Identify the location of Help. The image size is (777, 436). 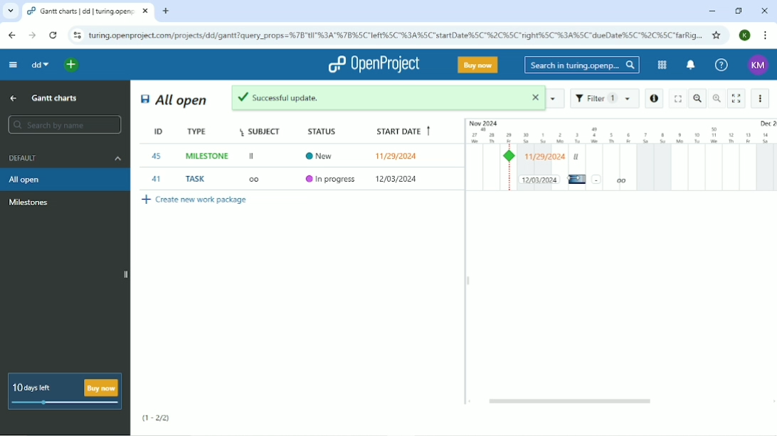
(720, 64).